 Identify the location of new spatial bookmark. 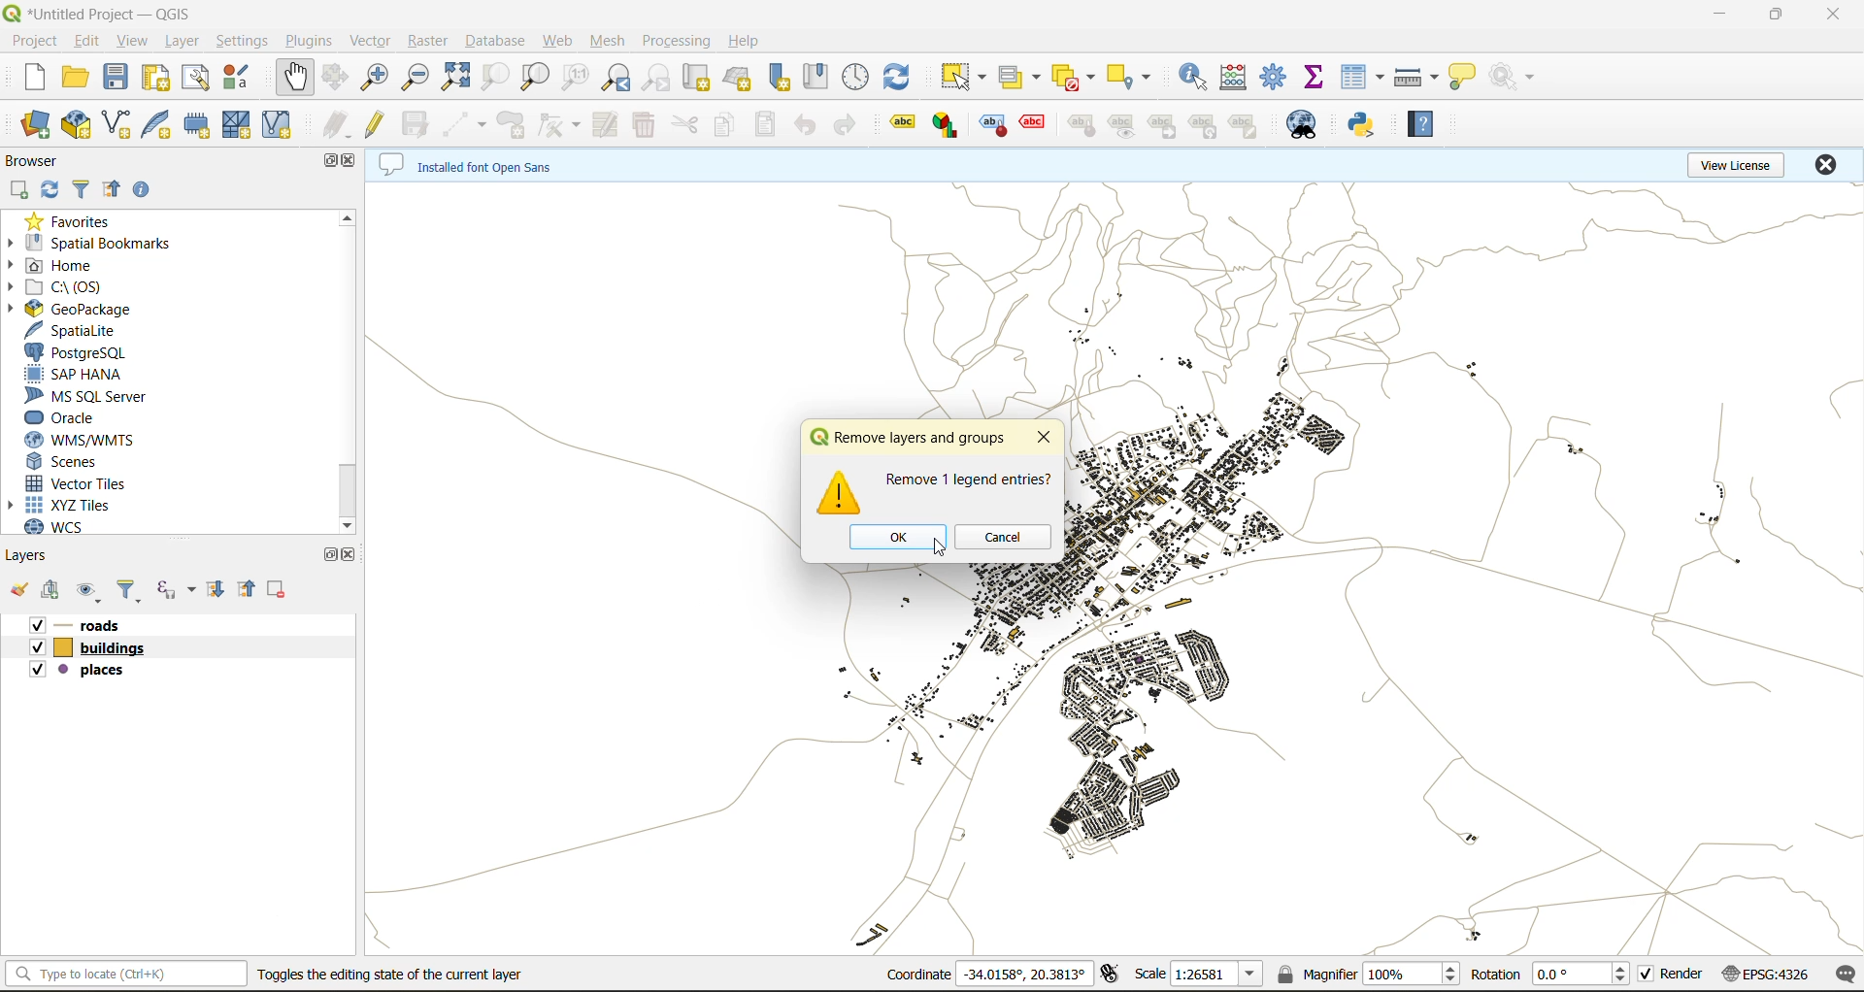
(781, 75).